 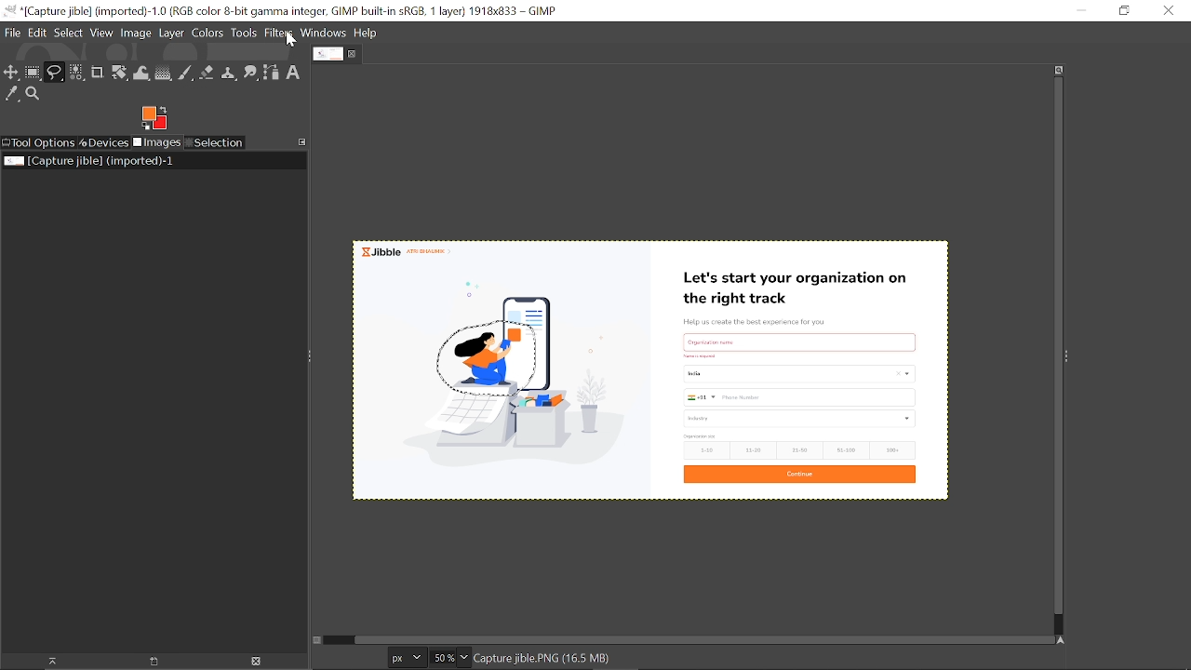 What do you see at coordinates (47, 662) in the screenshot?
I see `Raise dispaly` at bounding box center [47, 662].